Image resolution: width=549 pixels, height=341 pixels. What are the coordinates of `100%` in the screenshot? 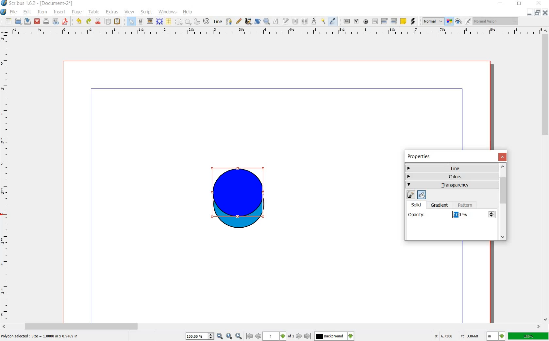 It's located at (469, 215).